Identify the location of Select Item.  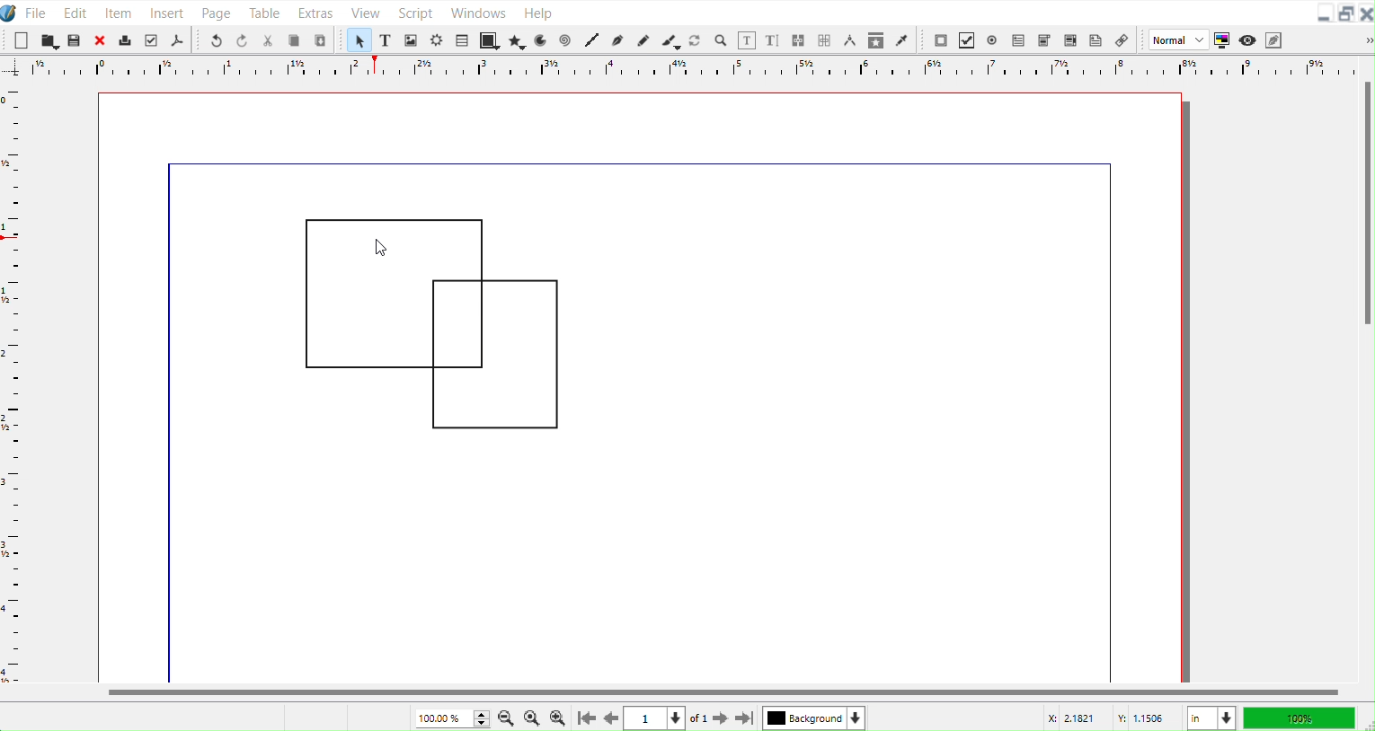
(359, 40).